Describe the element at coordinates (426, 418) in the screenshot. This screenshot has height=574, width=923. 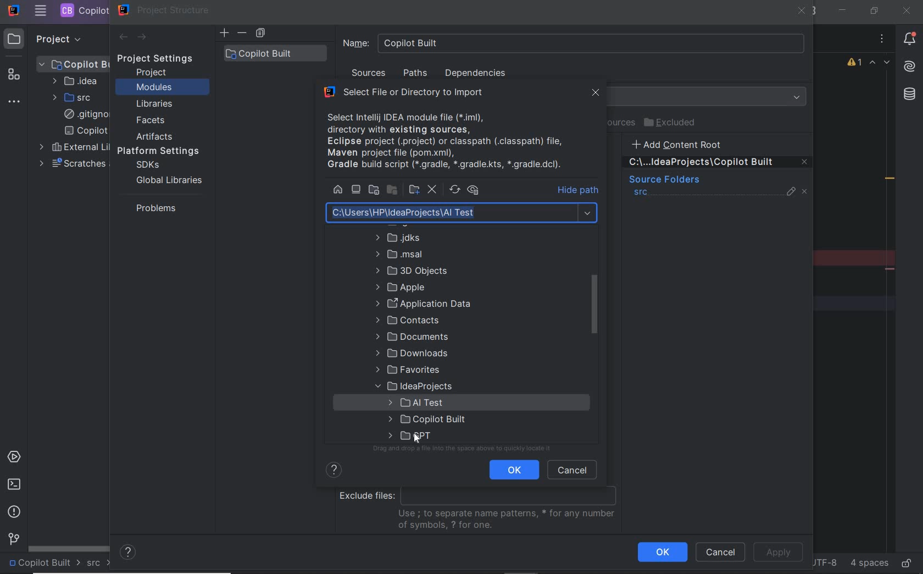
I see `folder` at that location.